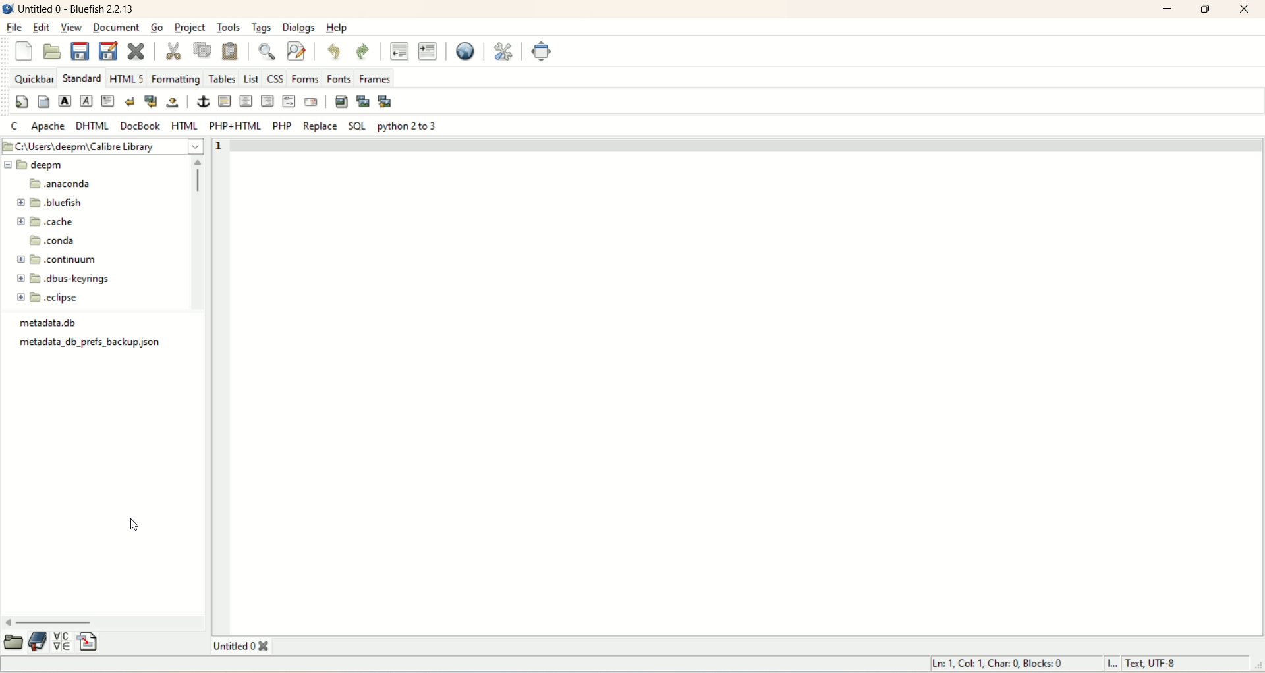 The height and width of the screenshot is (673, 1265). I want to click on horizontal rule, so click(226, 101).